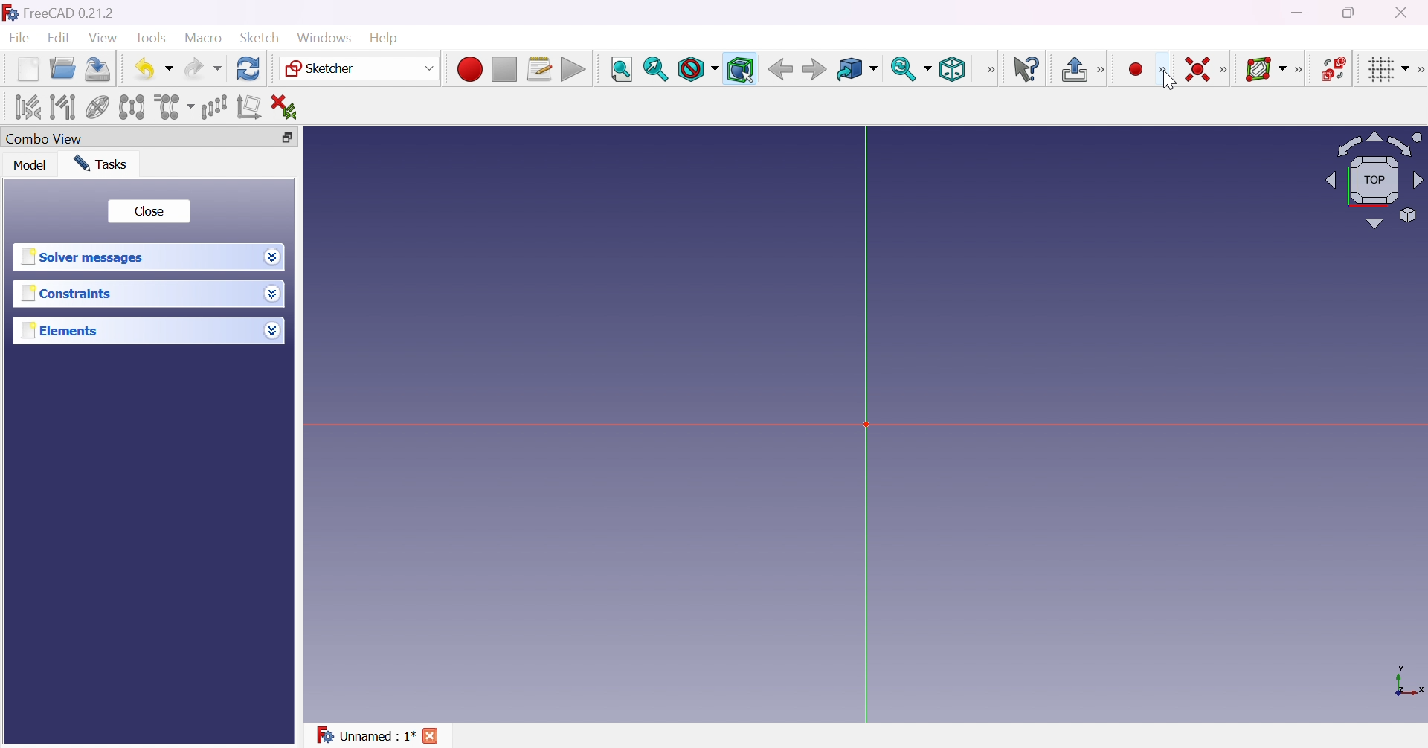  Describe the element at coordinates (29, 106) in the screenshot. I see `Select associated constraints` at that location.